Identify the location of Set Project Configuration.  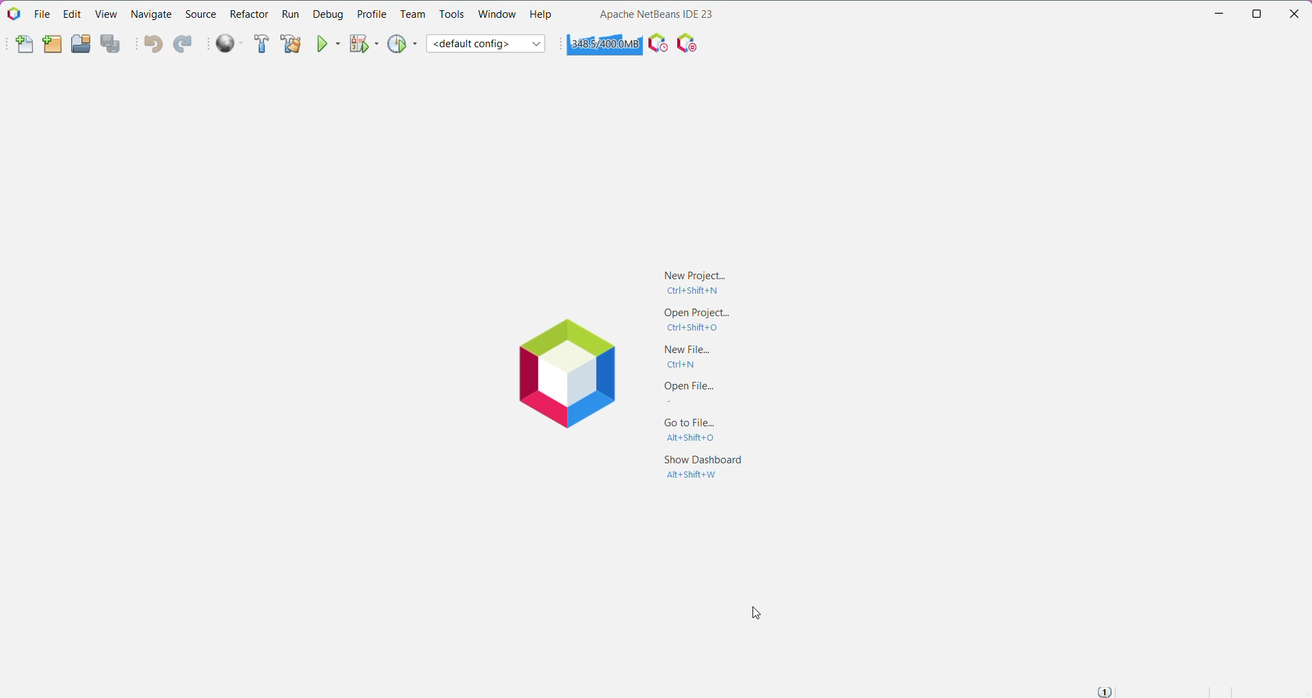
(487, 44).